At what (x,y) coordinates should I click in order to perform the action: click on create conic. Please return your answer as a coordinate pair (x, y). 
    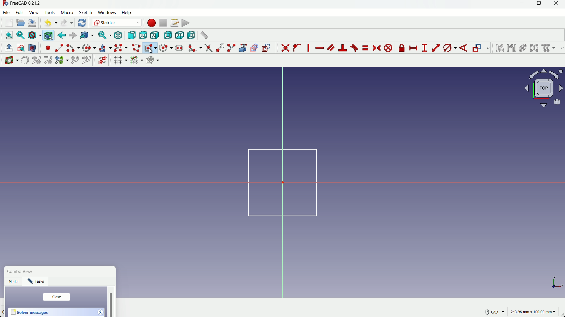
    Looking at the image, I should click on (105, 48).